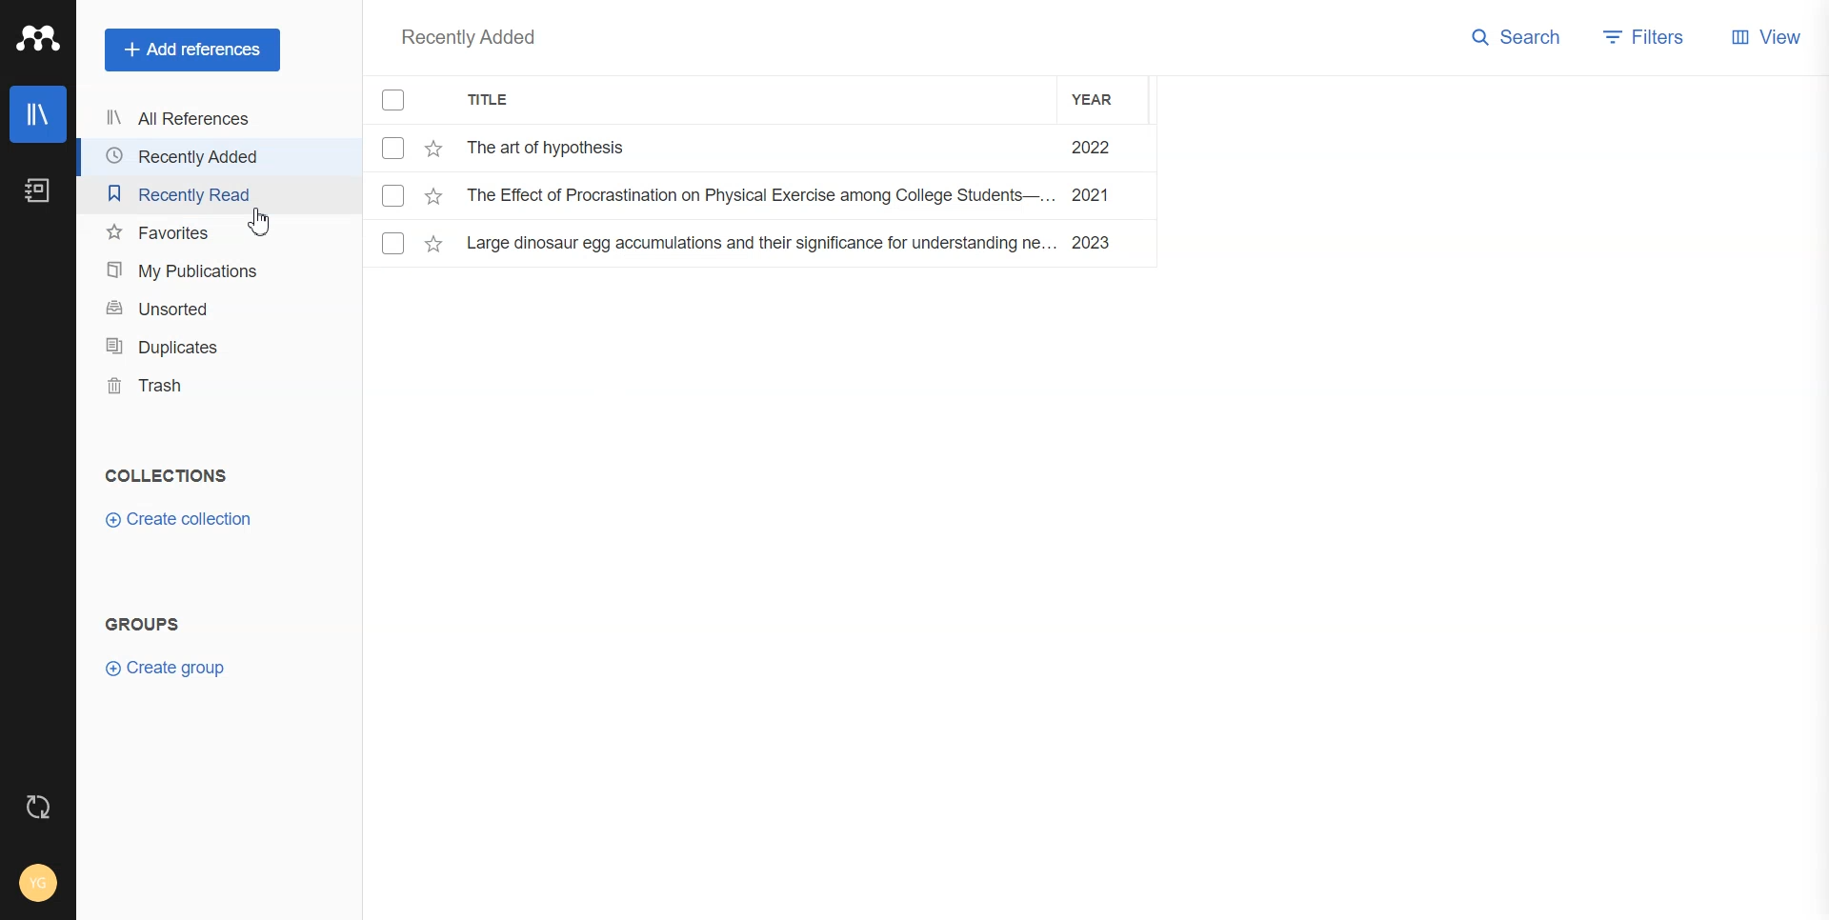  Describe the element at coordinates (396, 101) in the screenshot. I see `Checkmarks` at that location.